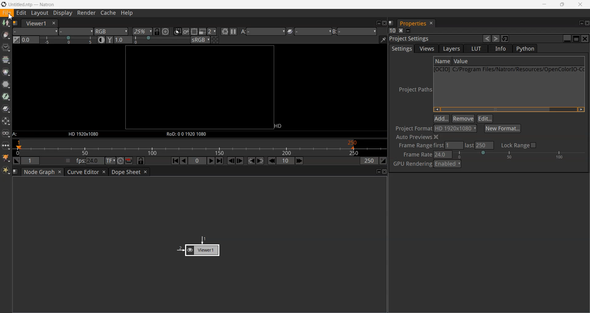 The image size is (590, 313). Describe the element at coordinates (442, 61) in the screenshot. I see `Name of file` at that location.